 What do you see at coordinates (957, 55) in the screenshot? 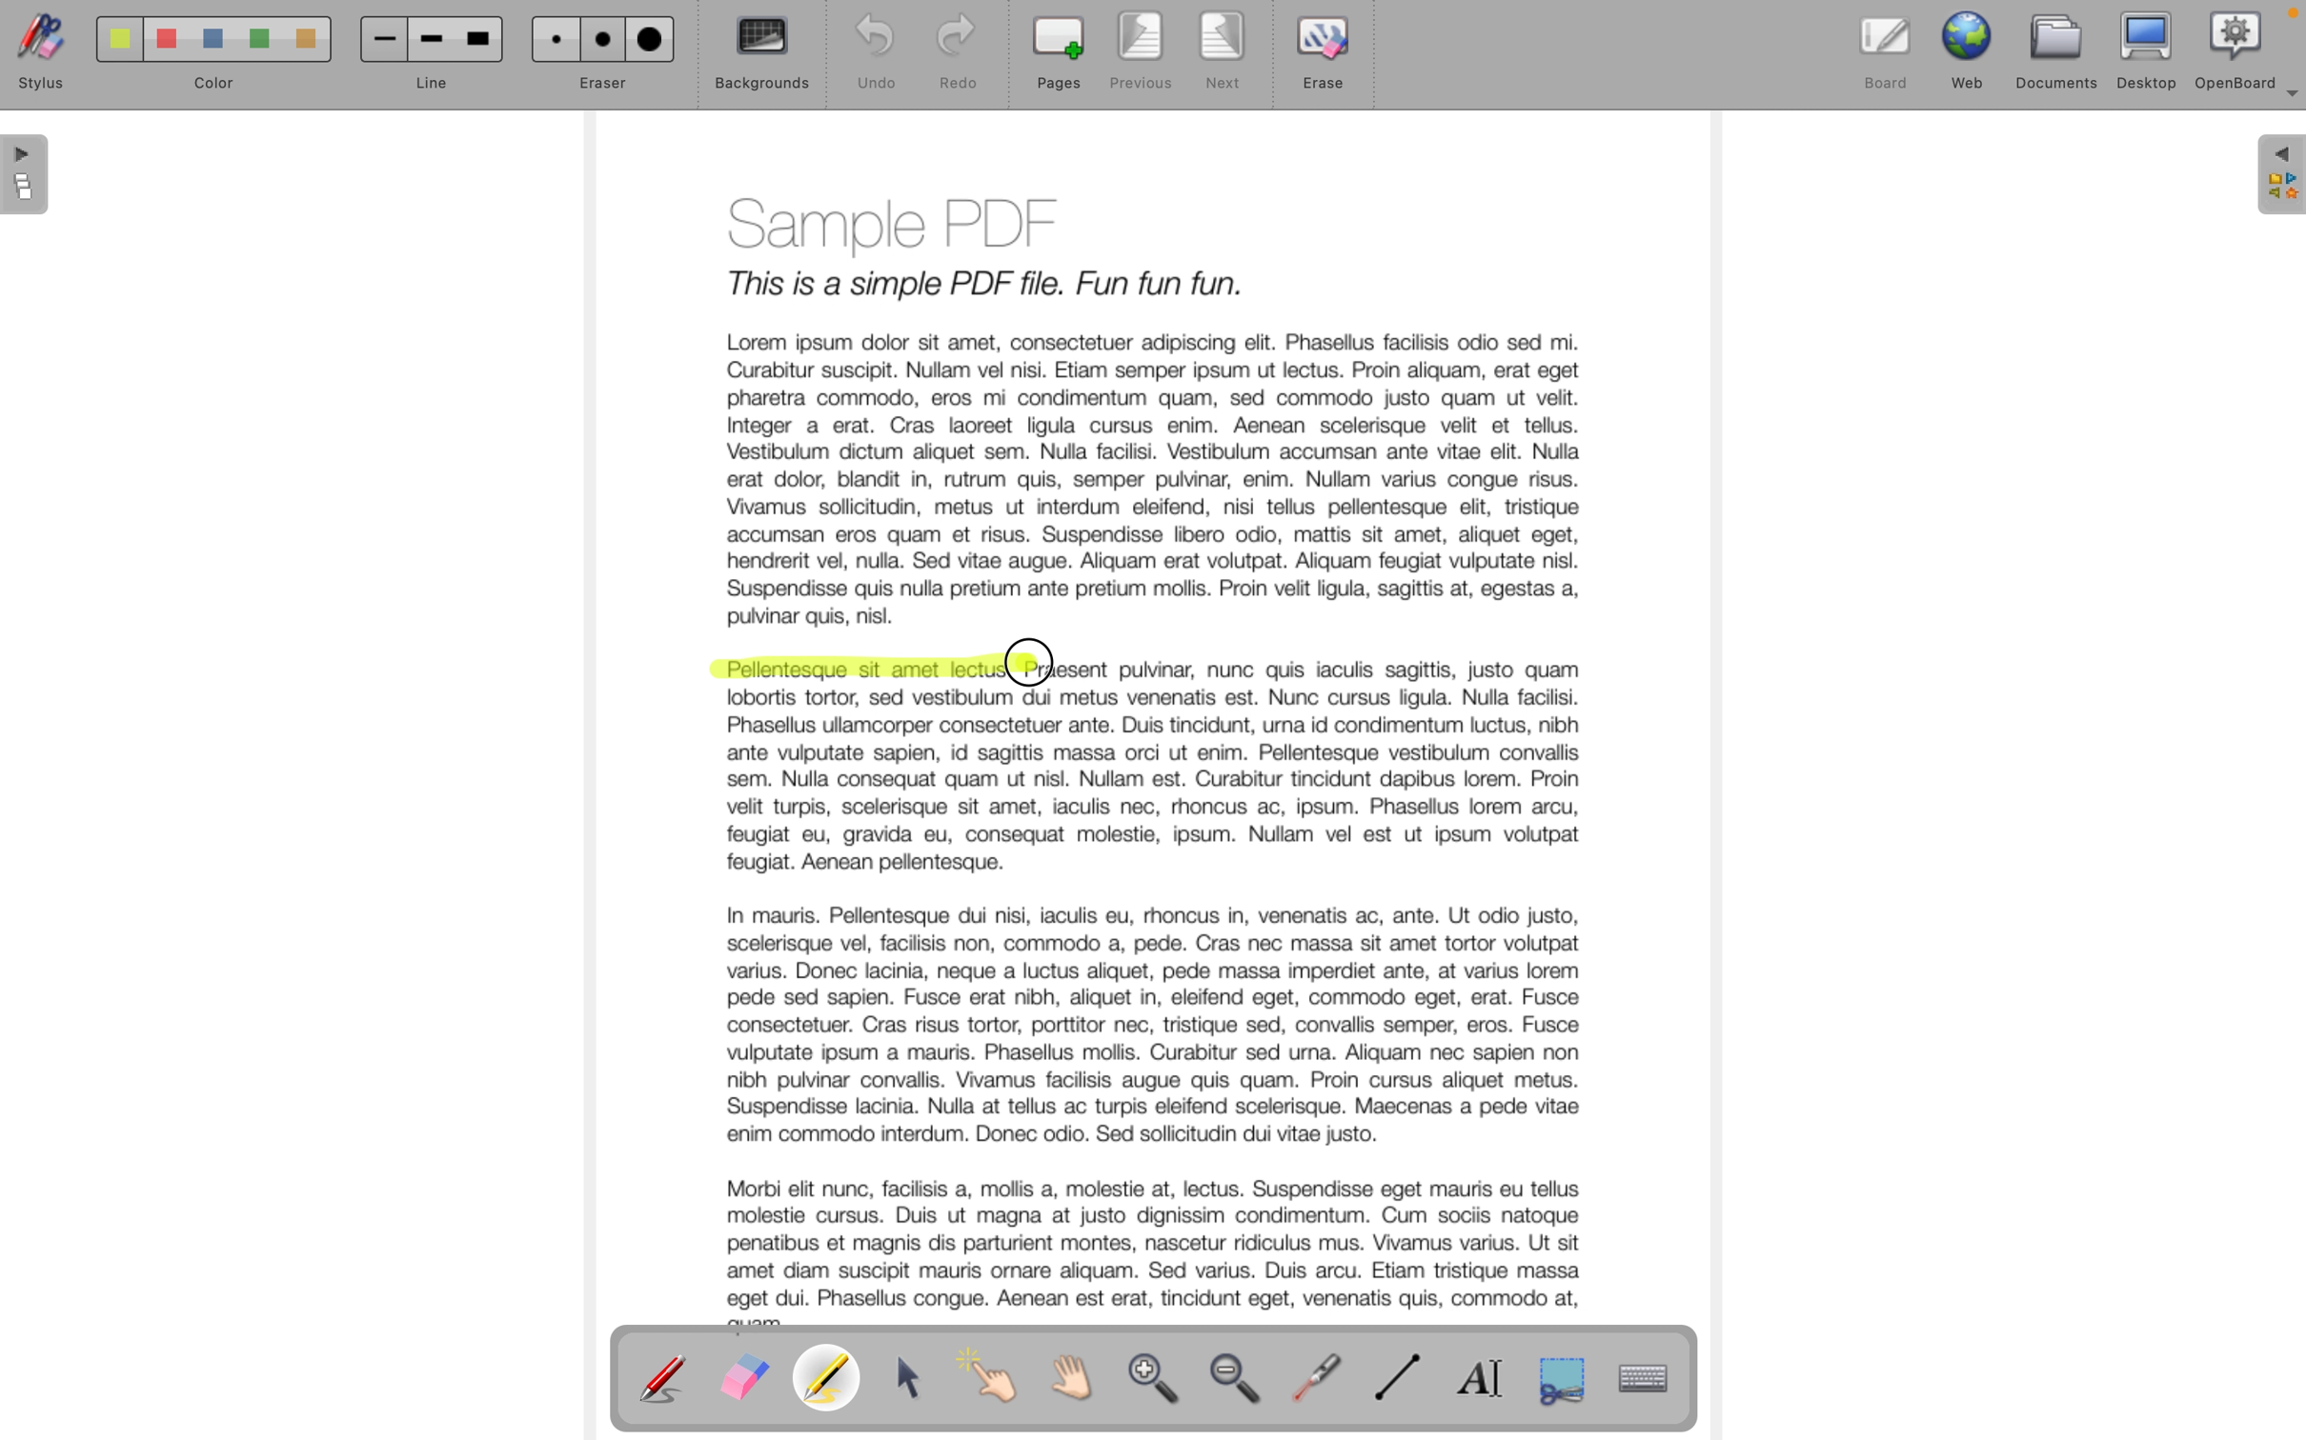
I see `redo` at bounding box center [957, 55].